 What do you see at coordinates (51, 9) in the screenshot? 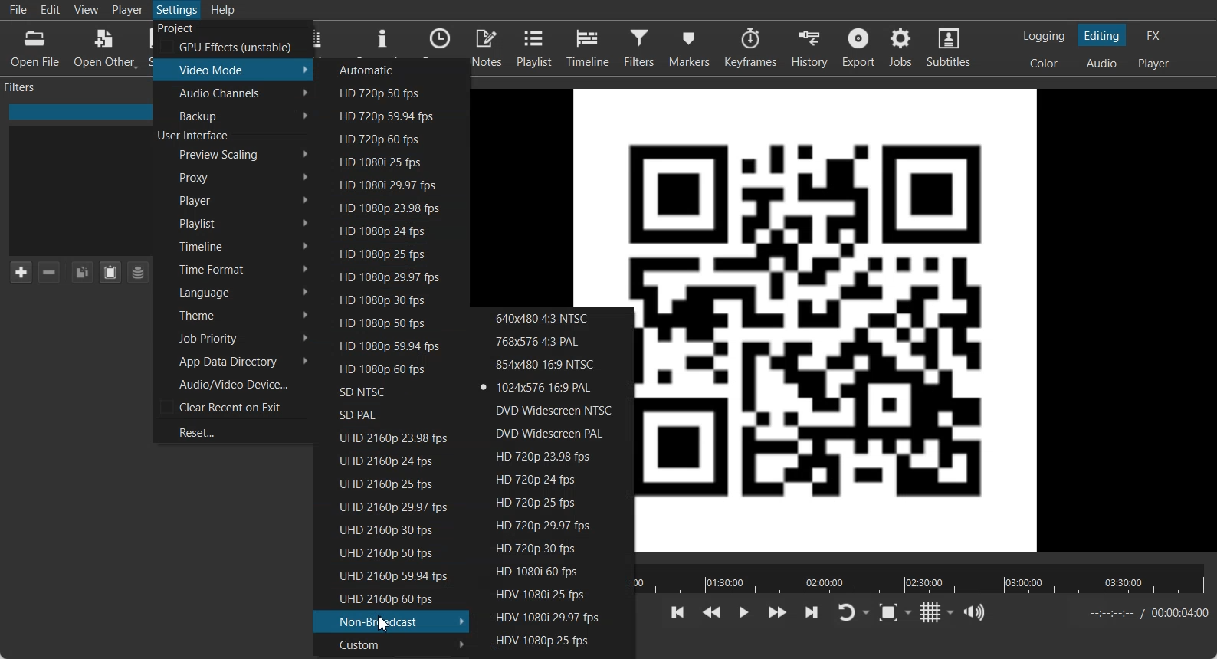
I see `Edit` at bounding box center [51, 9].